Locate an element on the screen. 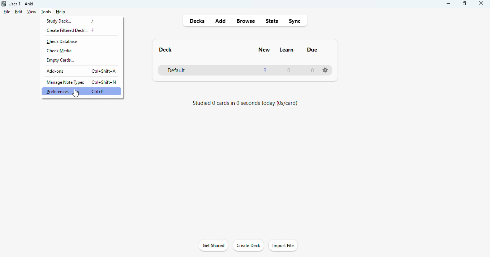 The width and height of the screenshot is (490, 257). import file is located at coordinates (283, 245).